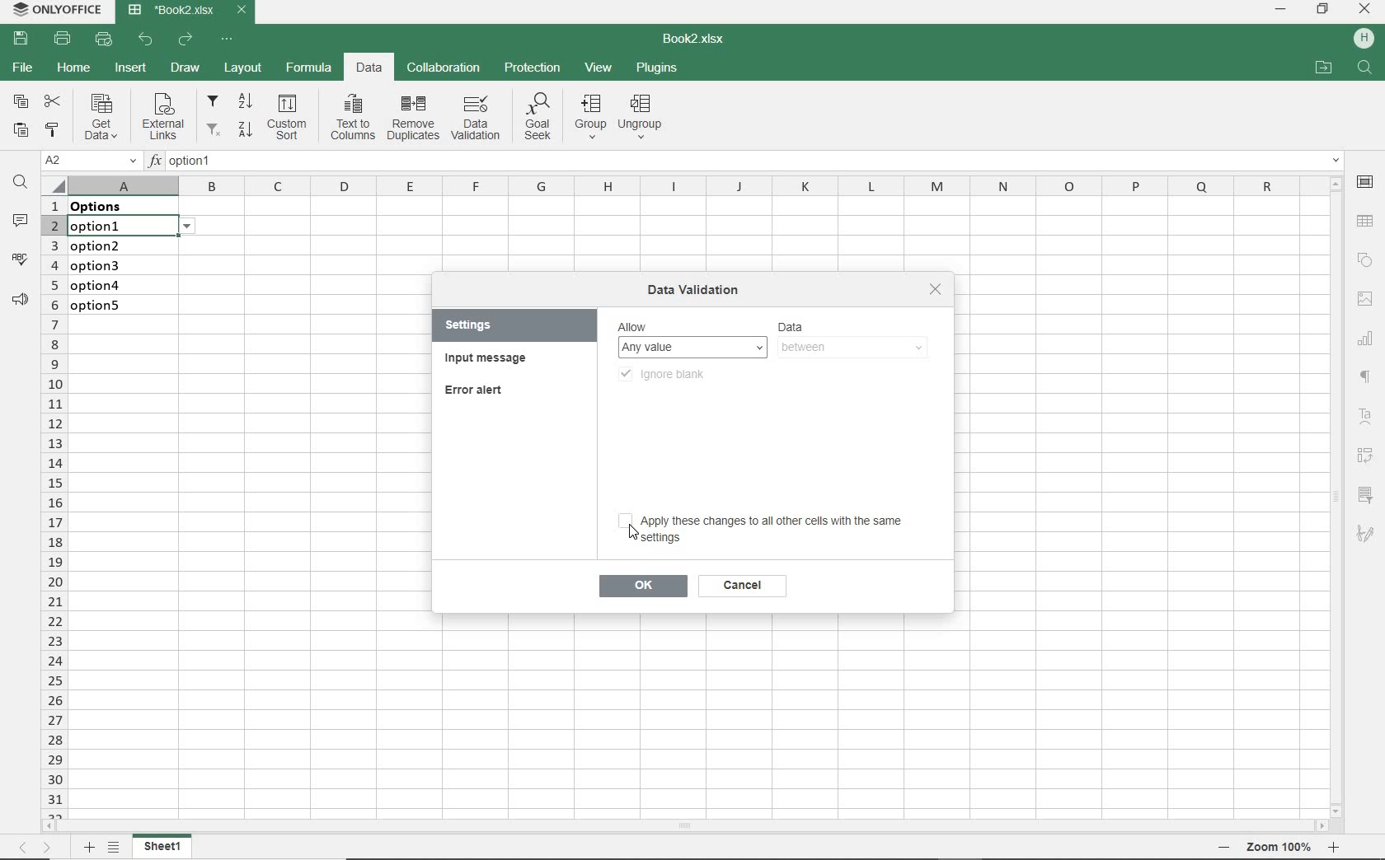 This screenshot has width=1385, height=860. What do you see at coordinates (192, 226) in the screenshot?
I see `options` at bounding box center [192, 226].